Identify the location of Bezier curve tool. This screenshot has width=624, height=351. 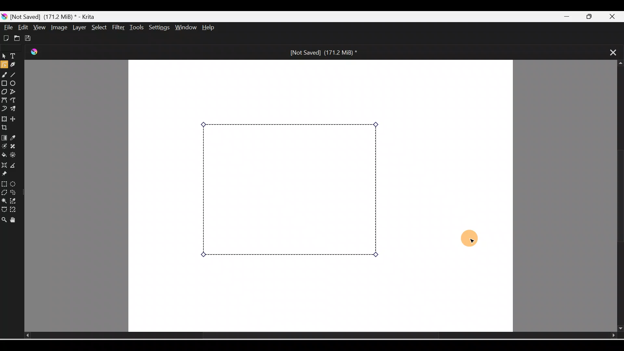
(5, 100).